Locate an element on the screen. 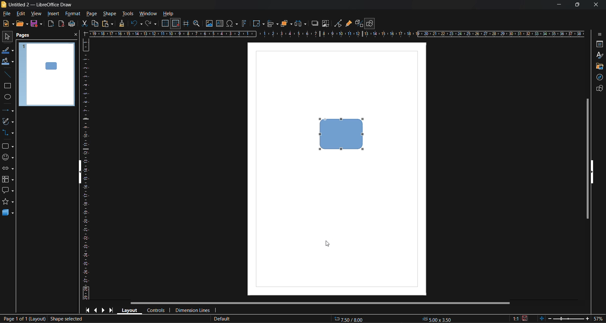 The width and height of the screenshot is (606, 323). zoom out is located at coordinates (549, 318).